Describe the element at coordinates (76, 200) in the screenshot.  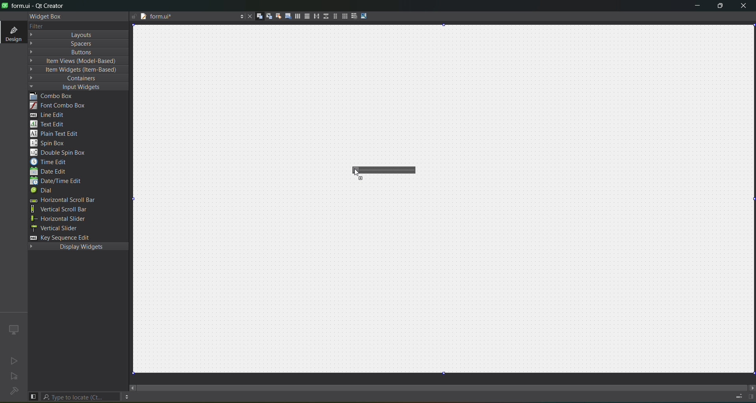
I see `horizontal scroll bar` at that location.